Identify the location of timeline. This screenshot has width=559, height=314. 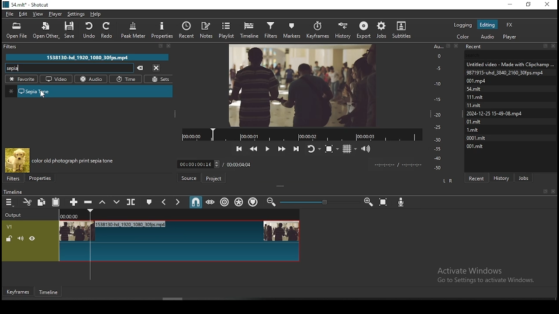
(12, 192).